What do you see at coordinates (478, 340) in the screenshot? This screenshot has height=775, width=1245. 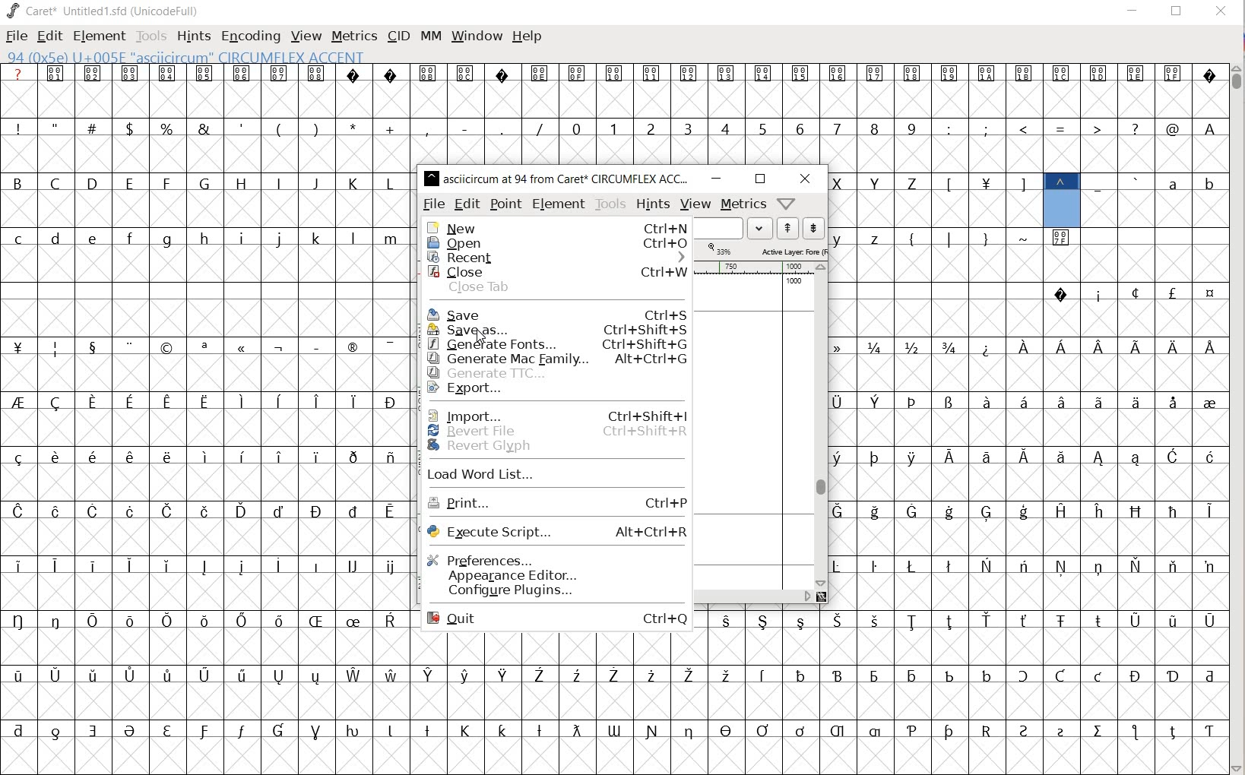 I see `cursor` at bounding box center [478, 340].